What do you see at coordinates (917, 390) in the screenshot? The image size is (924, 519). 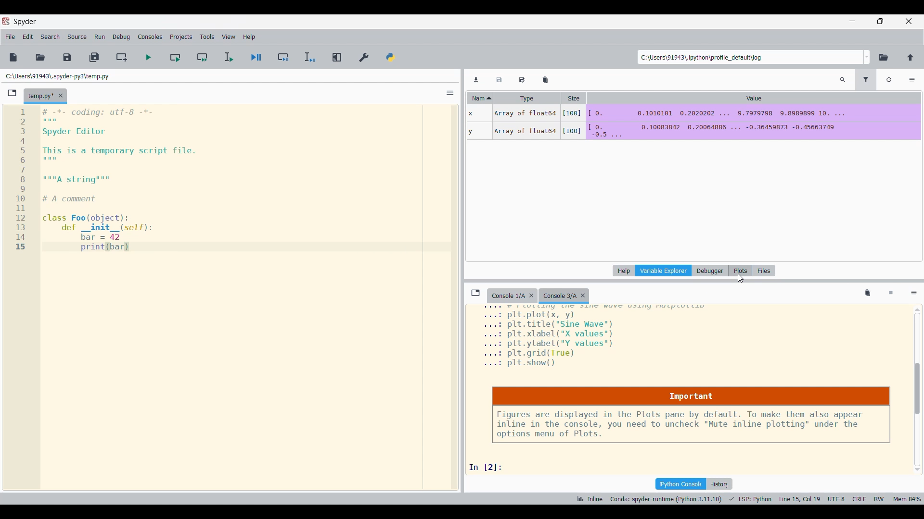 I see `Vertical slide bar` at bounding box center [917, 390].